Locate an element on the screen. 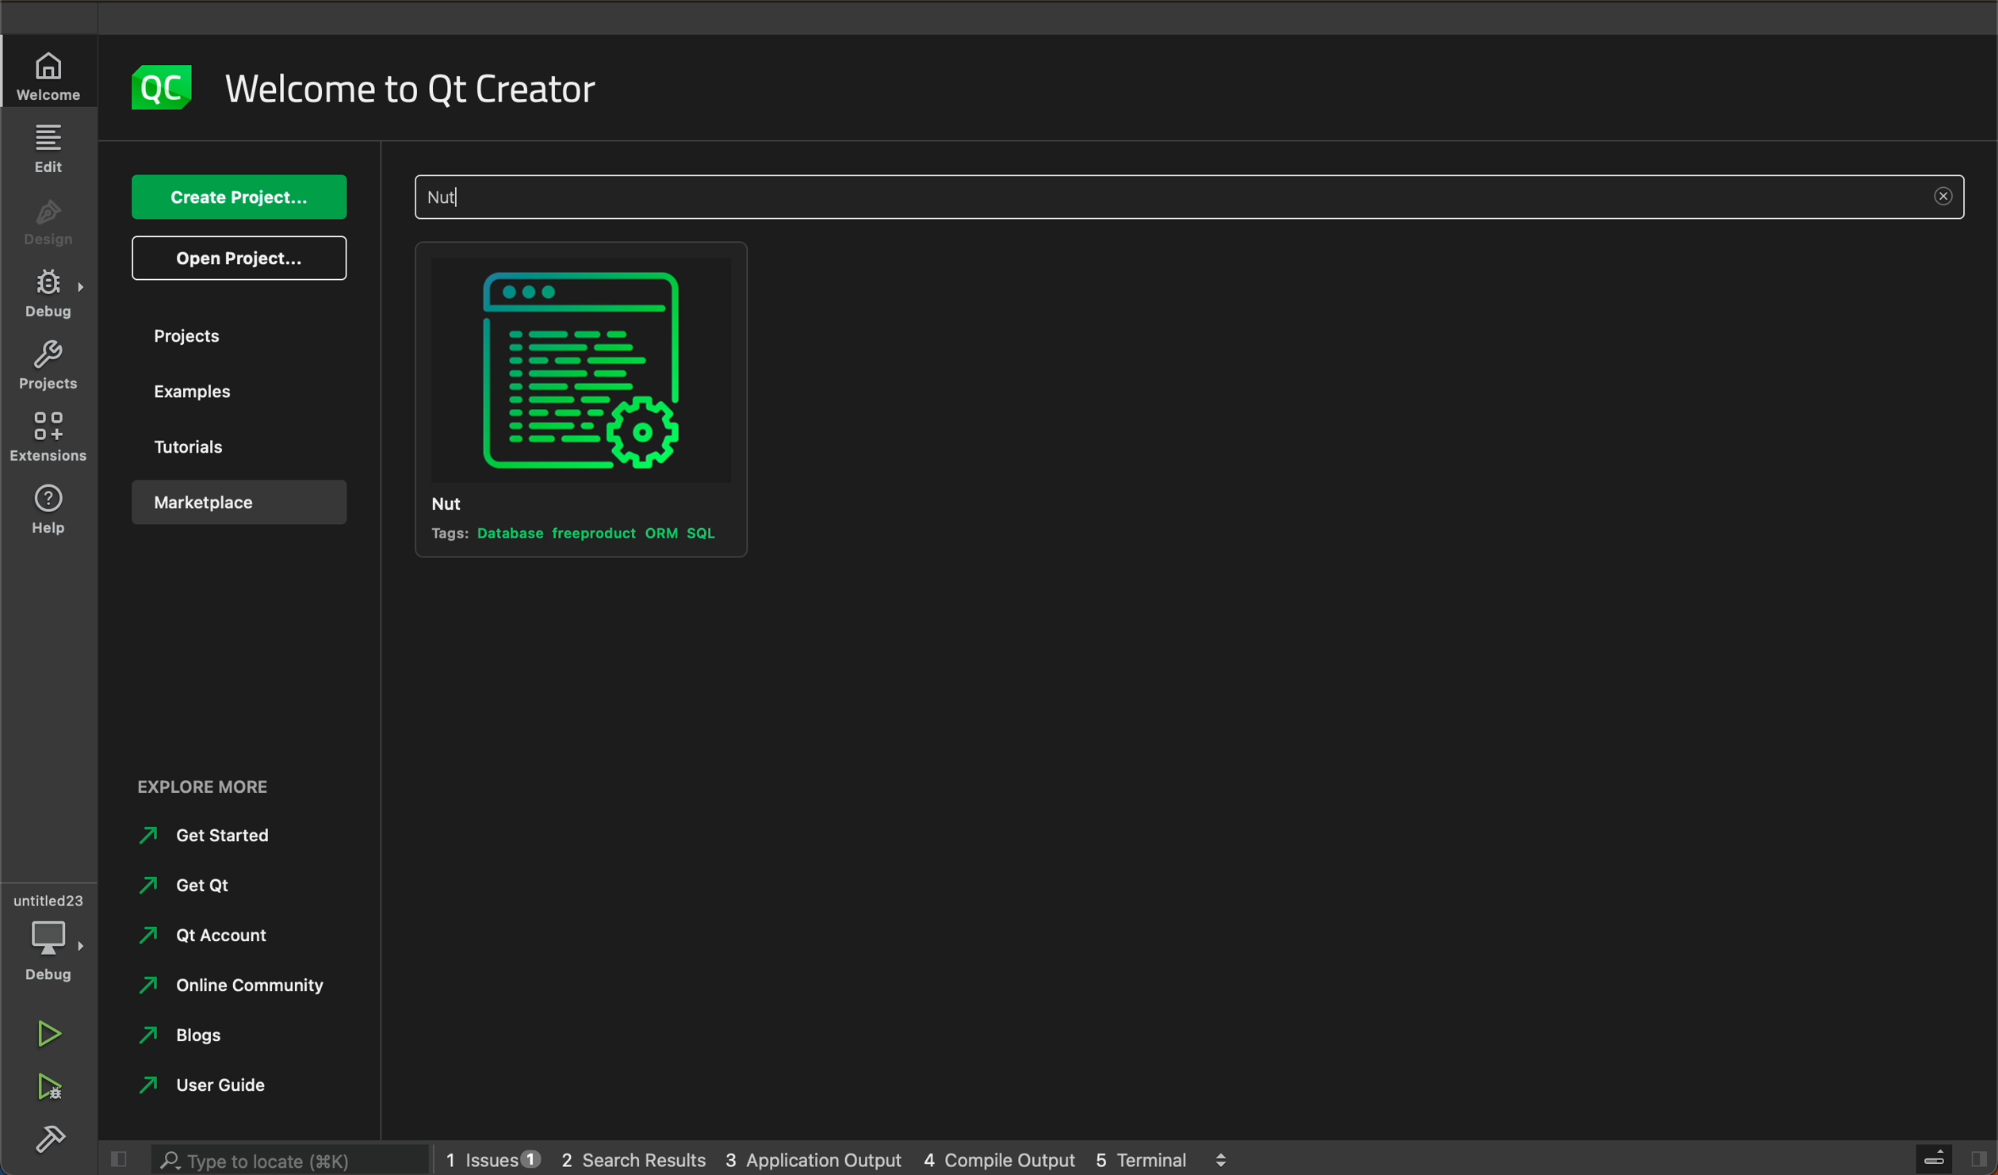  welcome is located at coordinates (420, 88).